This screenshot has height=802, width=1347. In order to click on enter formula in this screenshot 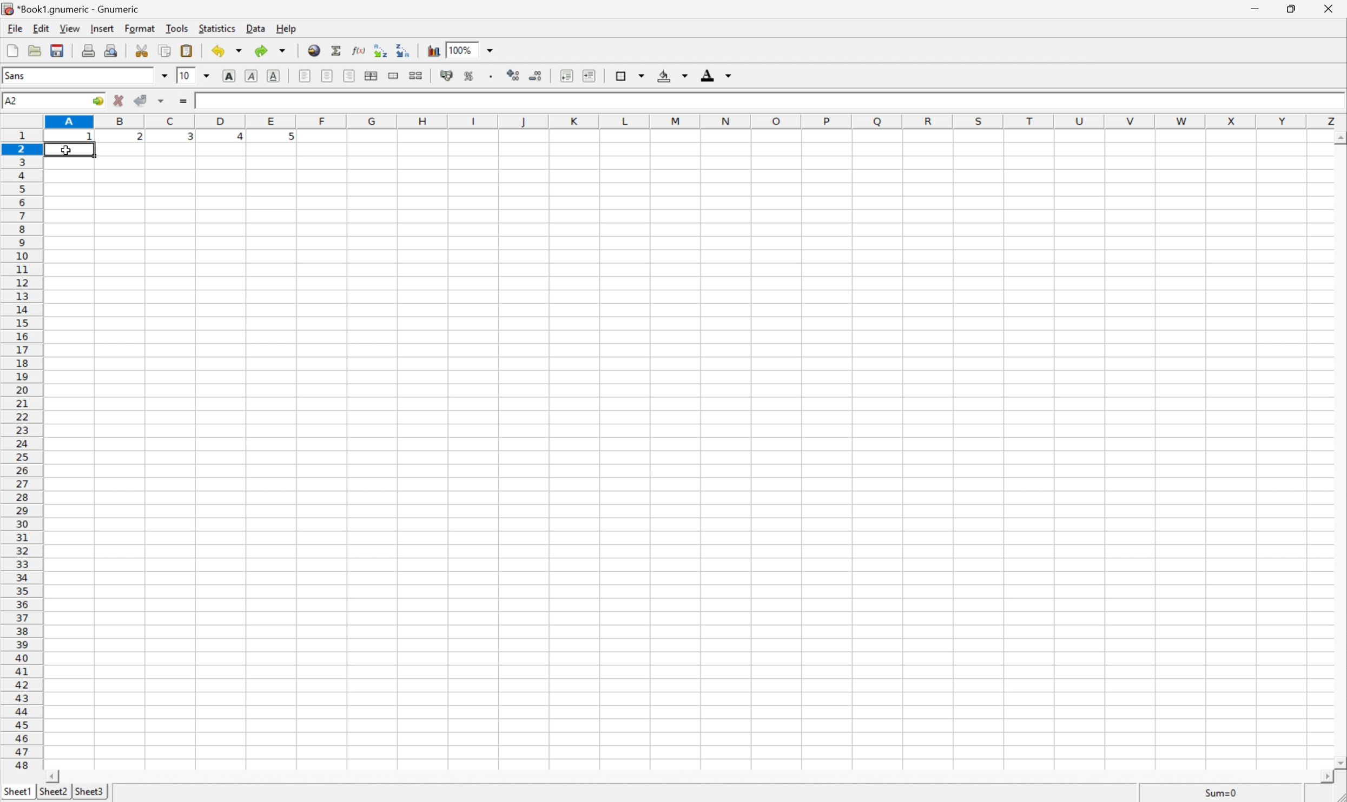, I will do `click(183, 102)`.